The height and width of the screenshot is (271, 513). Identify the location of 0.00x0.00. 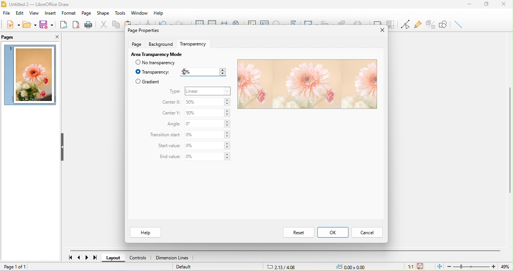
(354, 267).